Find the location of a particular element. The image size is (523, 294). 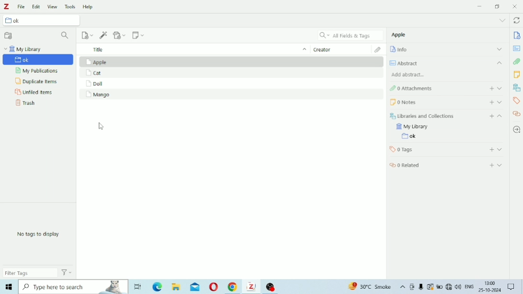

Add is located at coordinates (492, 165).